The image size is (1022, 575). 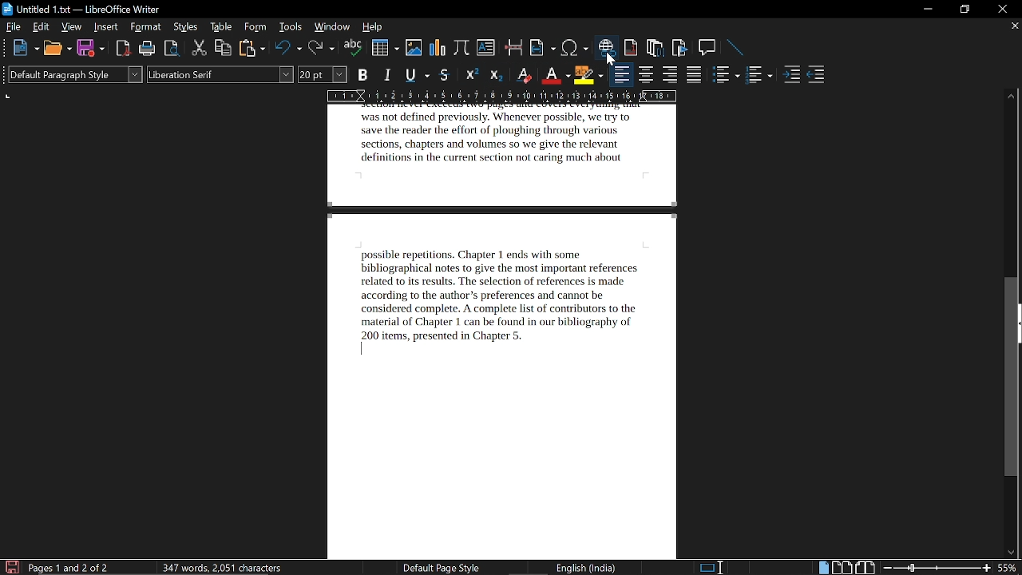 I want to click on copy, so click(x=224, y=49).